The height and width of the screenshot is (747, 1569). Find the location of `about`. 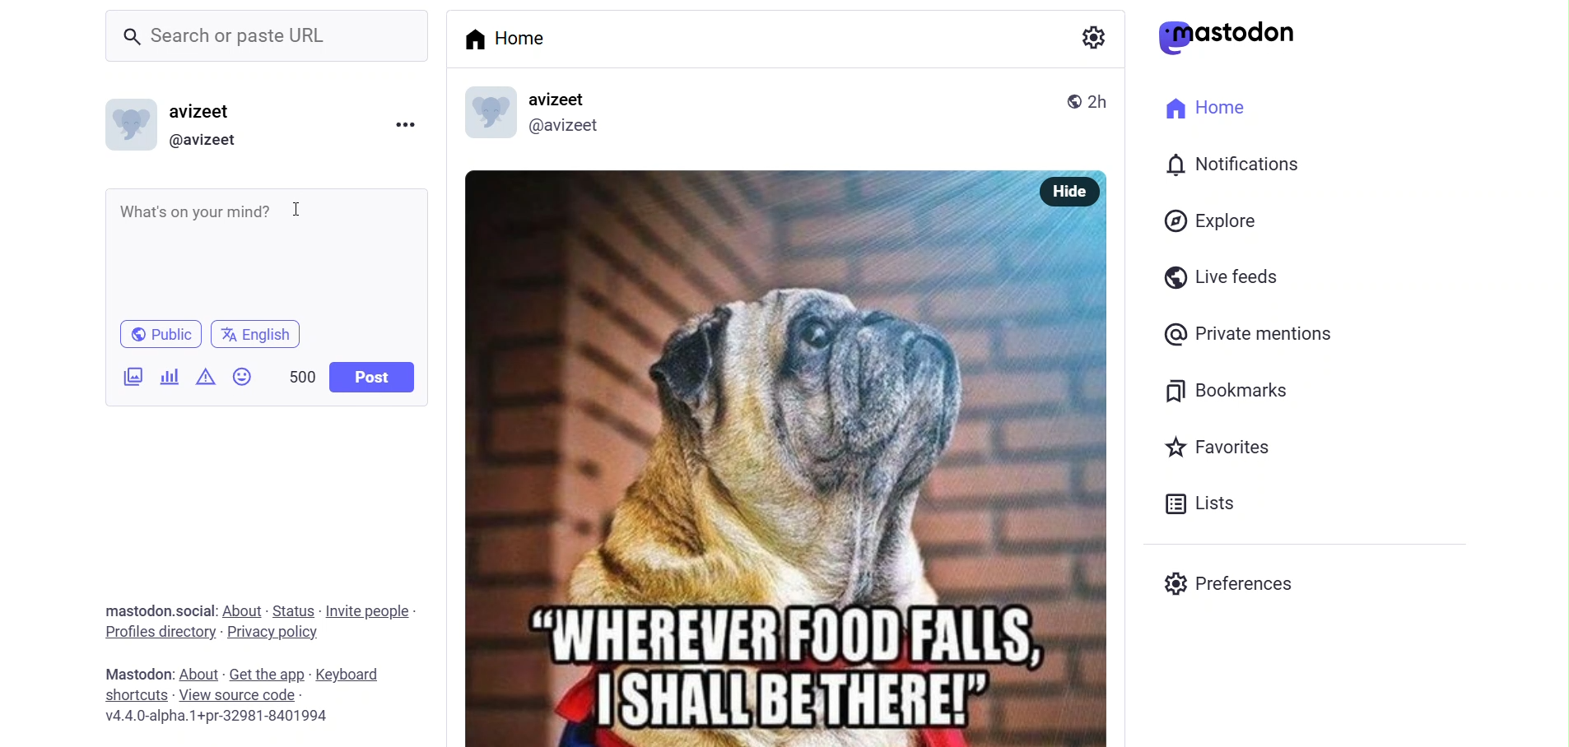

about is located at coordinates (242, 611).